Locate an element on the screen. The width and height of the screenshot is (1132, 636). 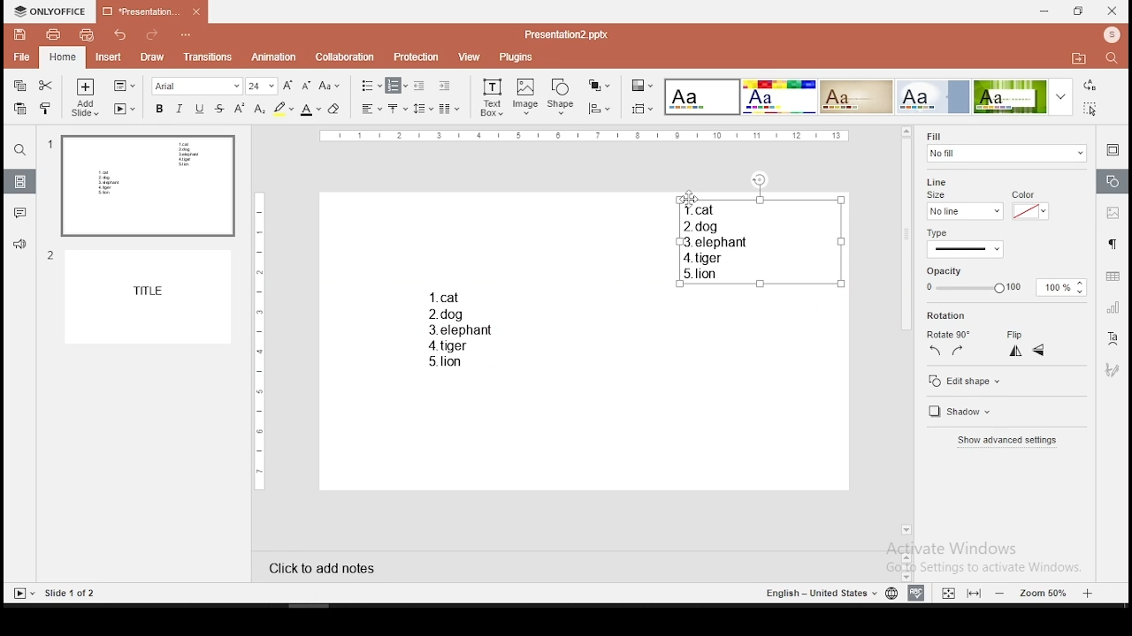
strikethrough is located at coordinates (219, 109).